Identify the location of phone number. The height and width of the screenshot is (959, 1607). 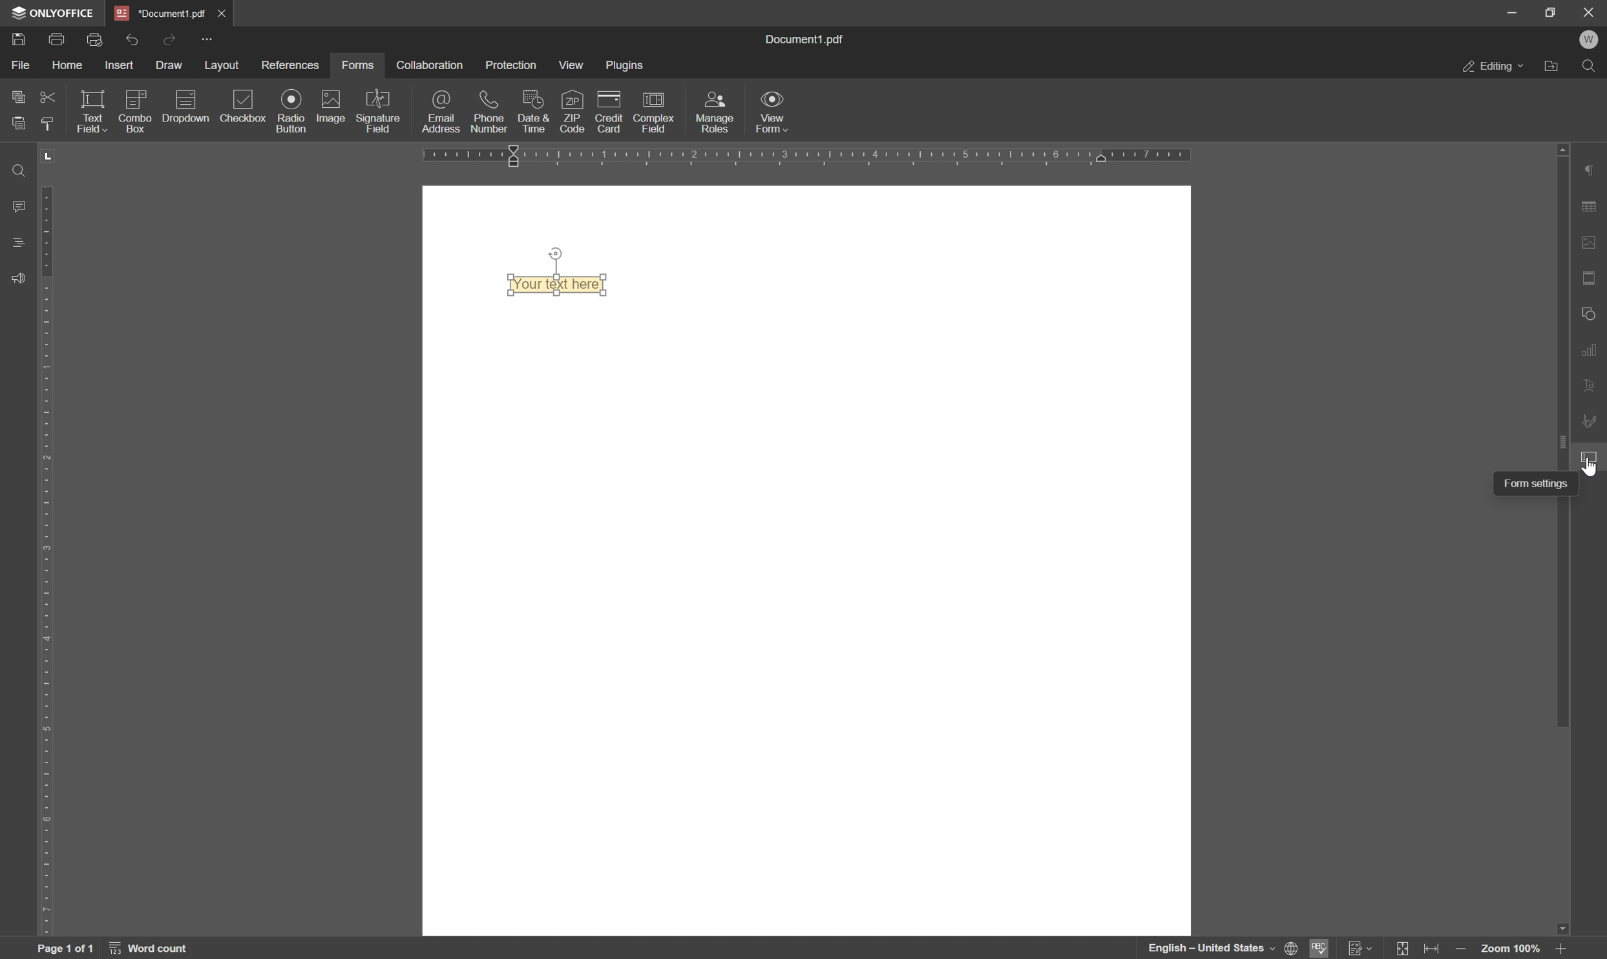
(488, 113).